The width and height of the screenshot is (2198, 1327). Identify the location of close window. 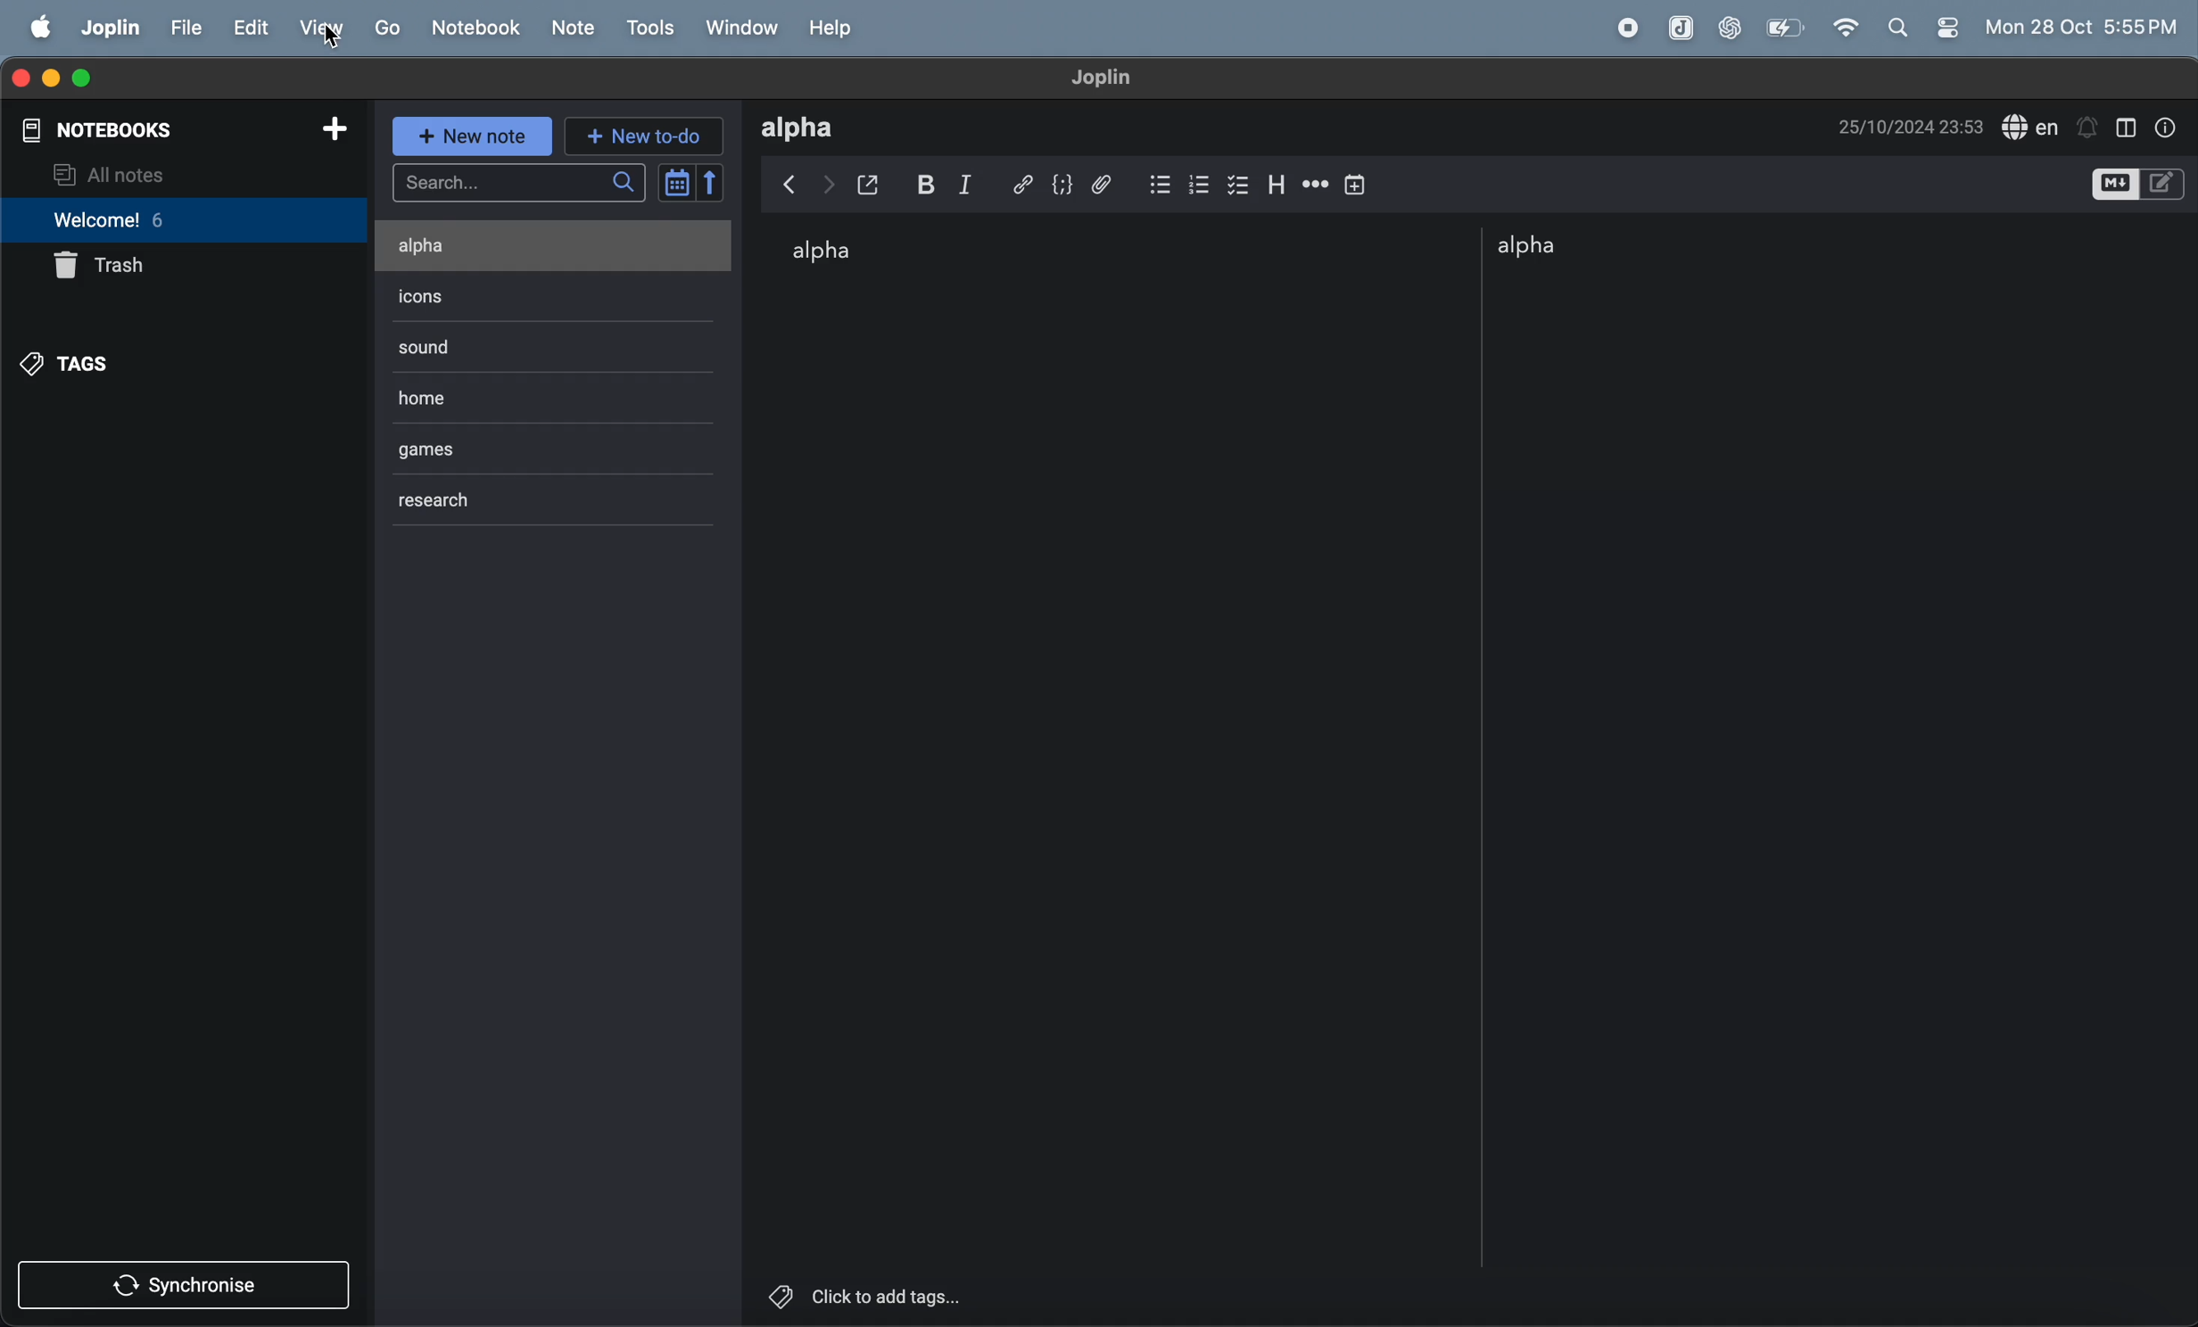
(22, 78).